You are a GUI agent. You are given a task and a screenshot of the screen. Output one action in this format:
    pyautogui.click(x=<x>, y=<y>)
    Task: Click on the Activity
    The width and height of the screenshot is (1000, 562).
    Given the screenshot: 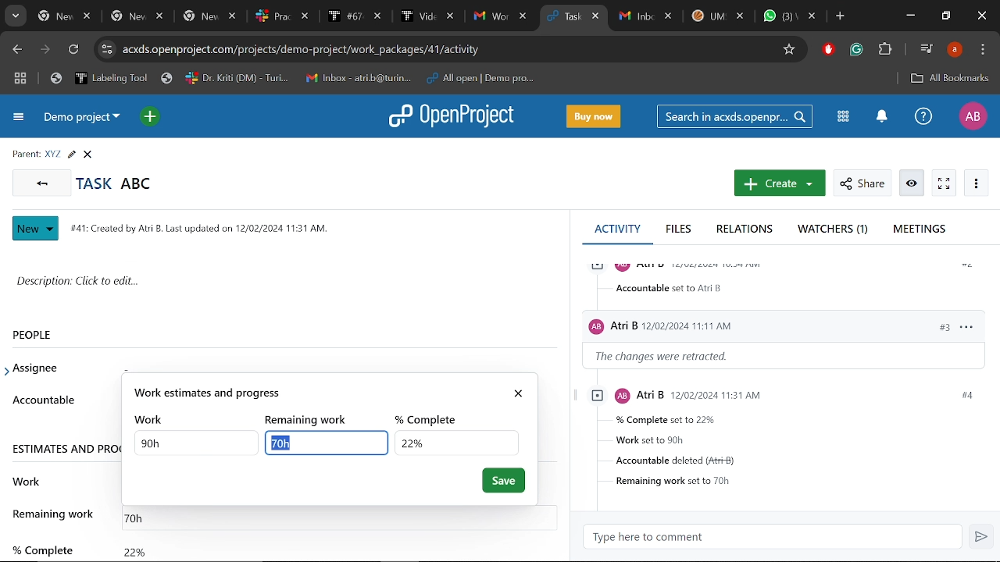 What is the action you would take?
    pyautogui.click(x=617, y=228)
    